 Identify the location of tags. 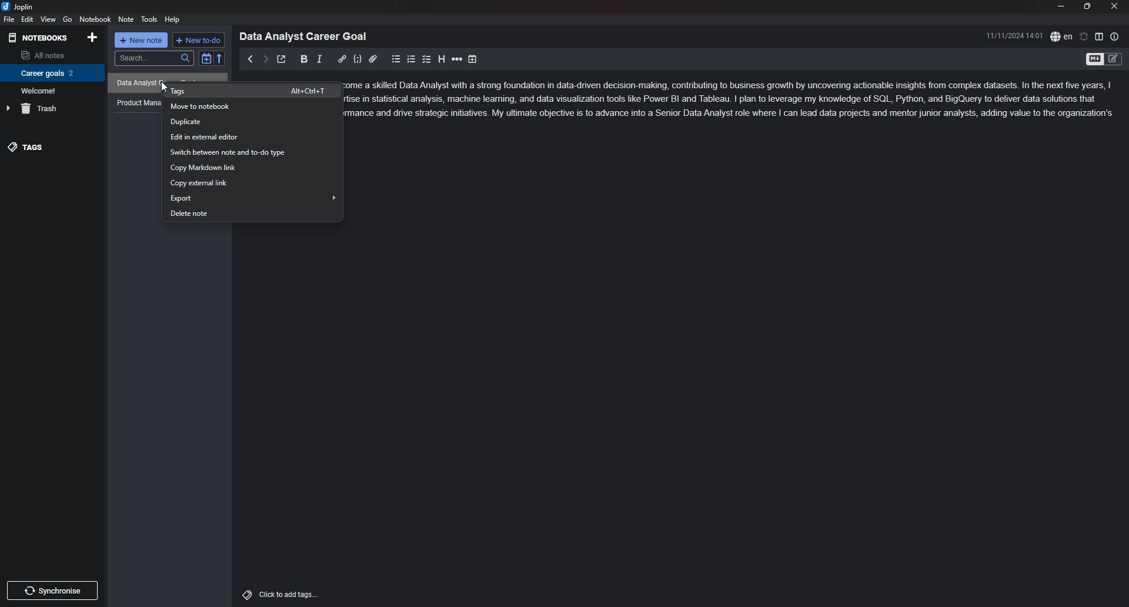
(254, 90).